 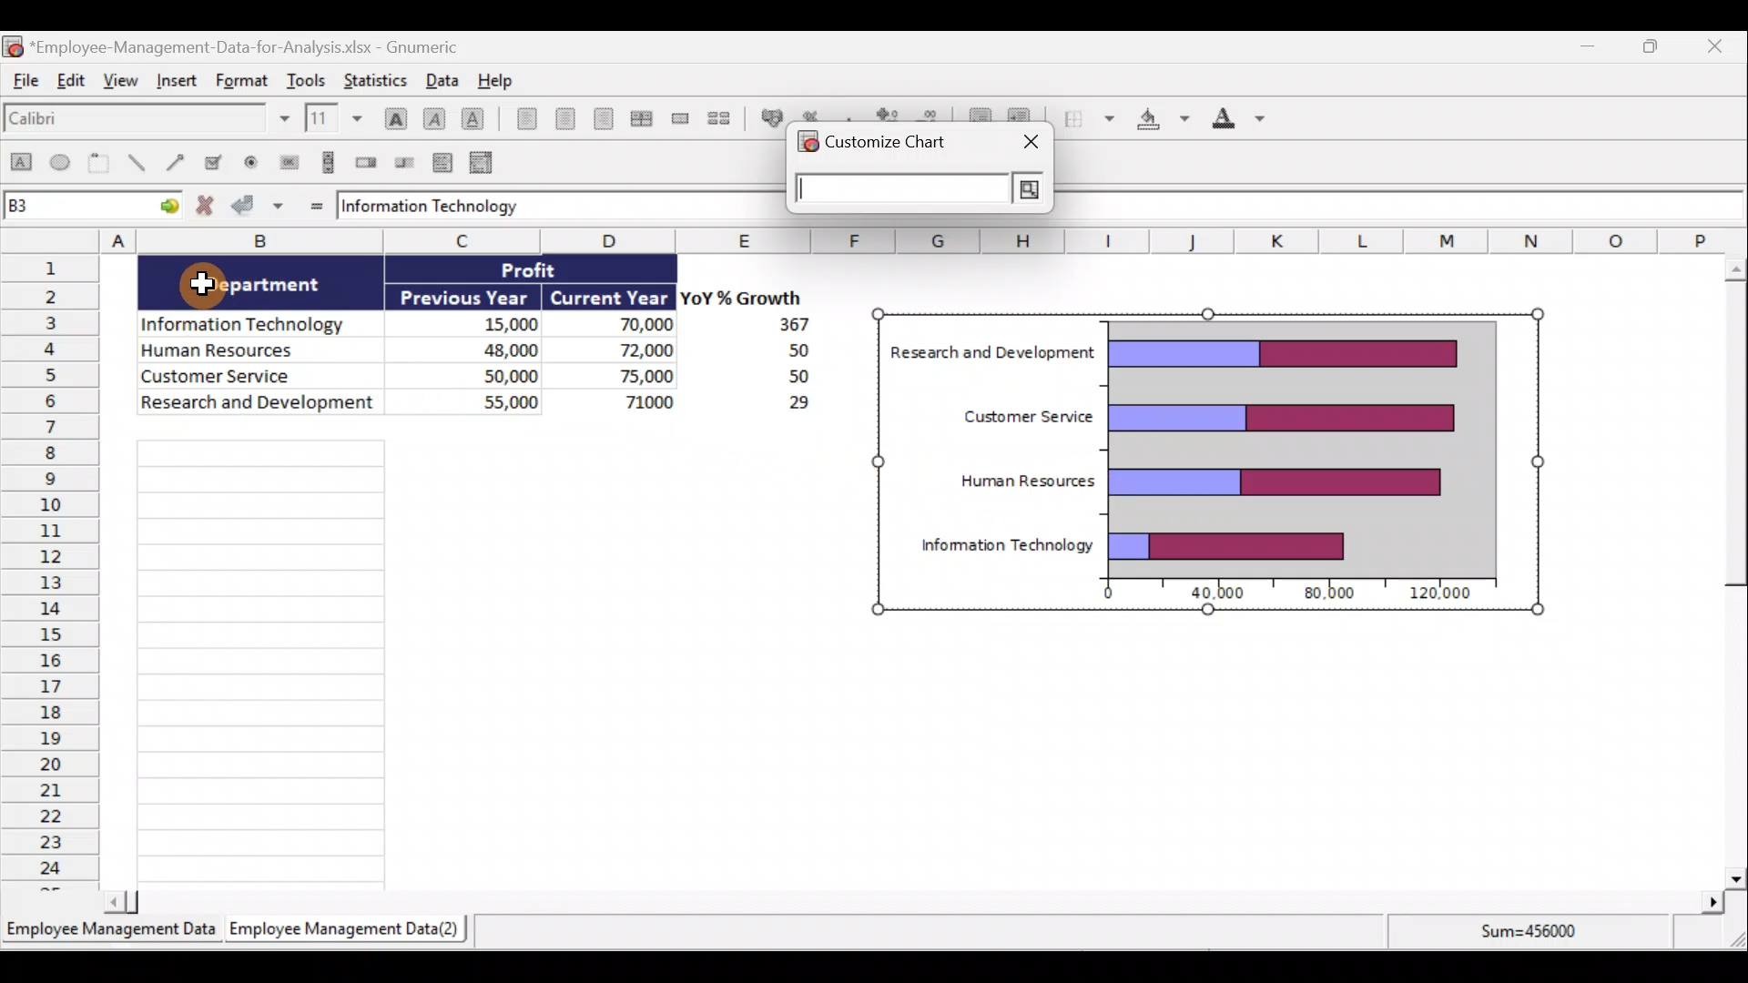 I want to click on Sheet 1, so click(x=111, y=932).